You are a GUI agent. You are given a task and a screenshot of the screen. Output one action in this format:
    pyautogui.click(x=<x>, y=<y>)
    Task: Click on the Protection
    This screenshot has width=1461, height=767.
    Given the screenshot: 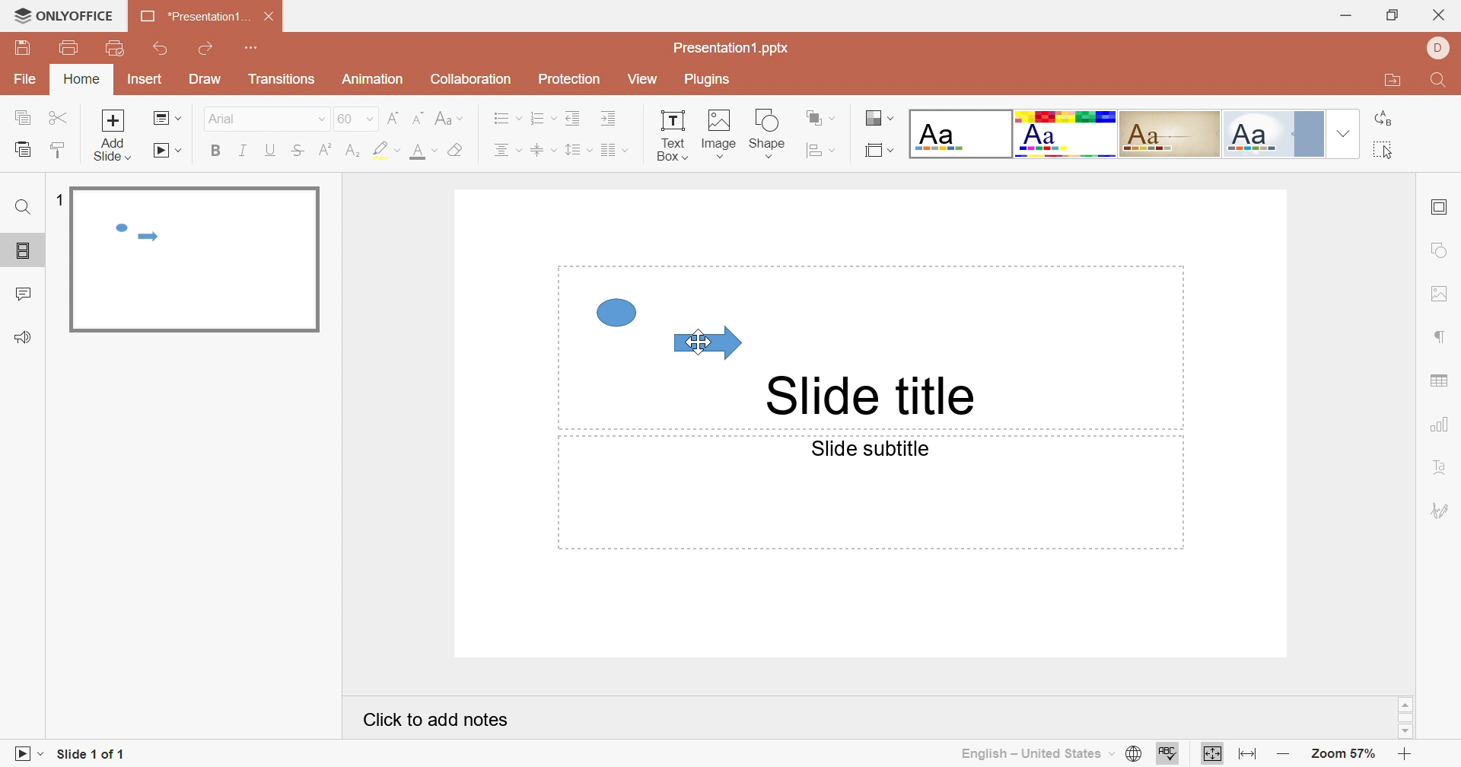 What is the action you would take?
    pyautogui.click(x=571, y=81)
    